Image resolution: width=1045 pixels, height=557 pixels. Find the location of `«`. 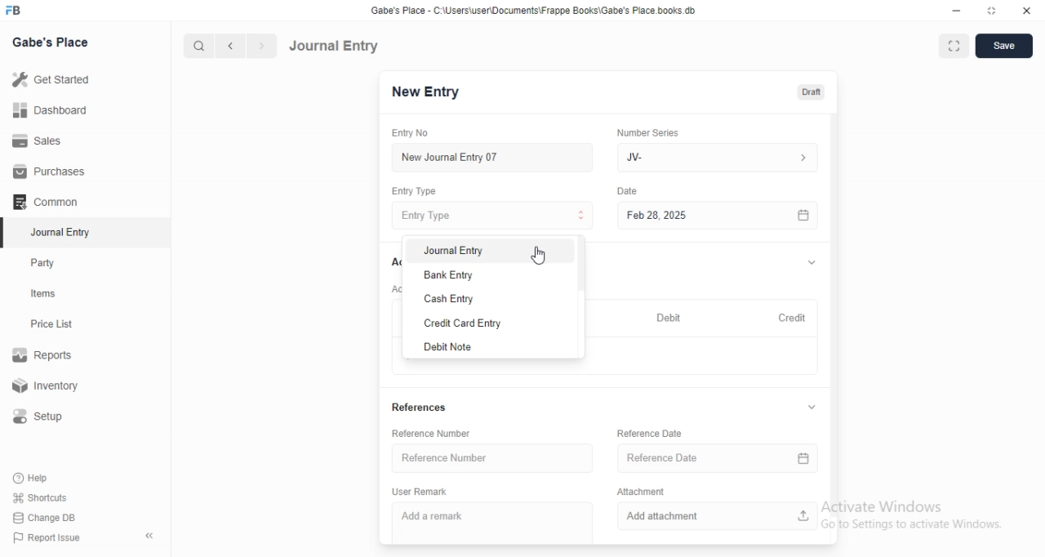

« is located at coordinates (151, 537).